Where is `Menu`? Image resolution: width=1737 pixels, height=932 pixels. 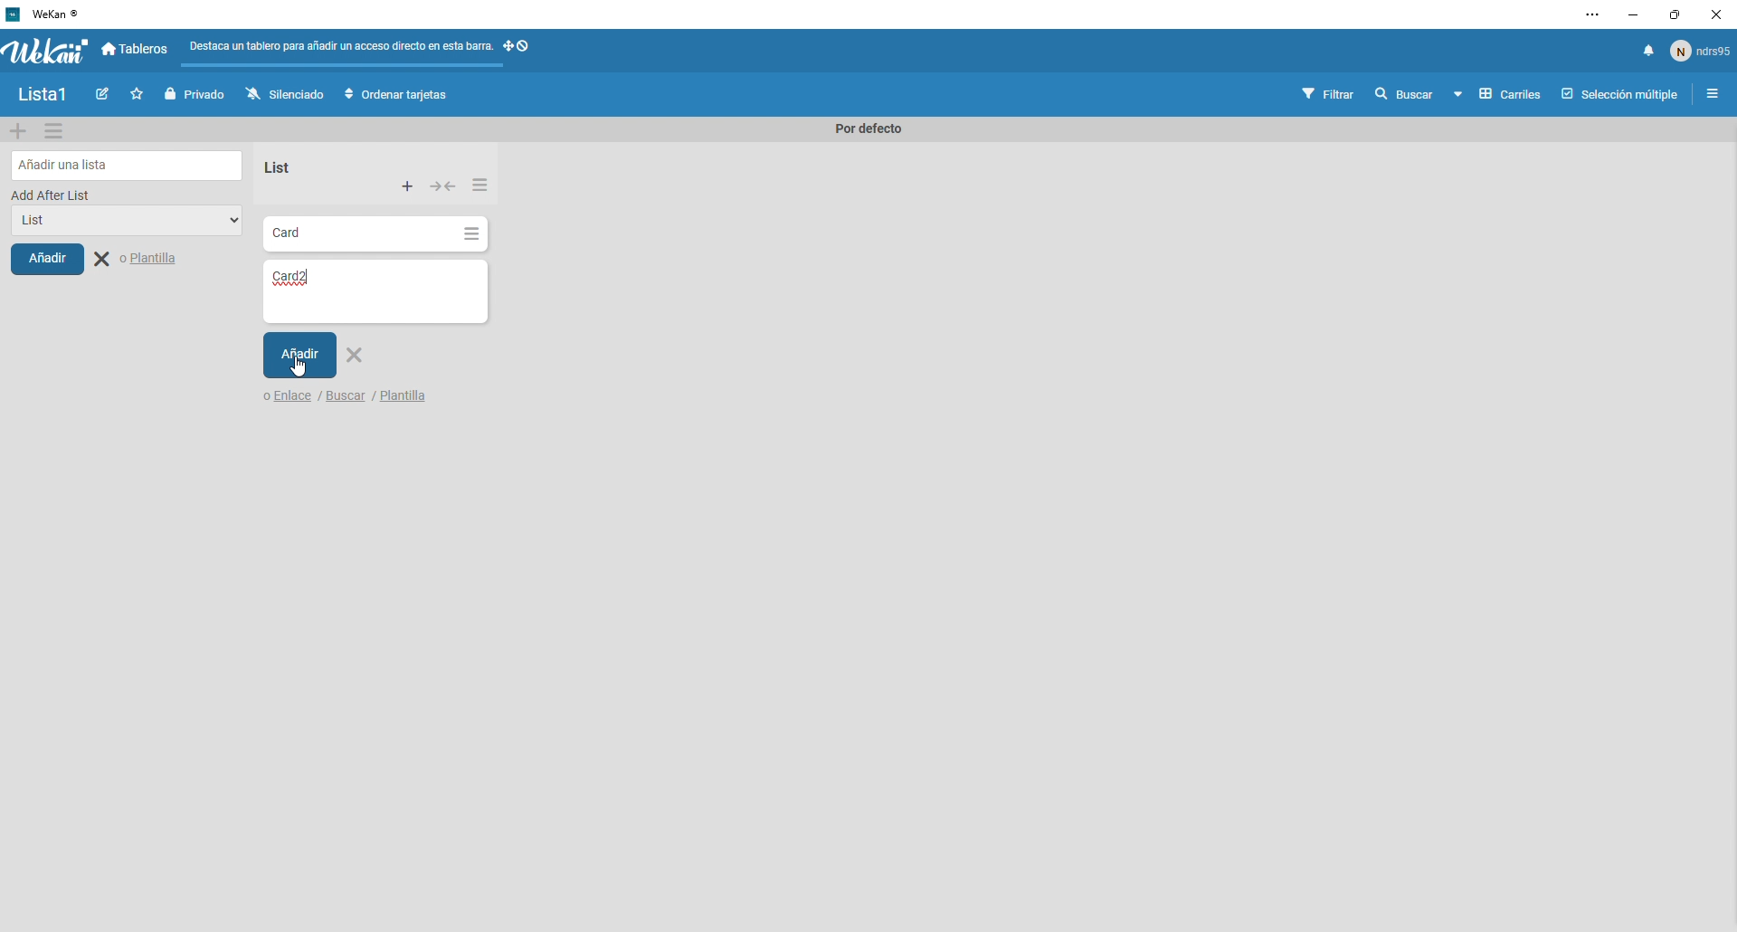 Menu is located at coordinates (1714, 96).